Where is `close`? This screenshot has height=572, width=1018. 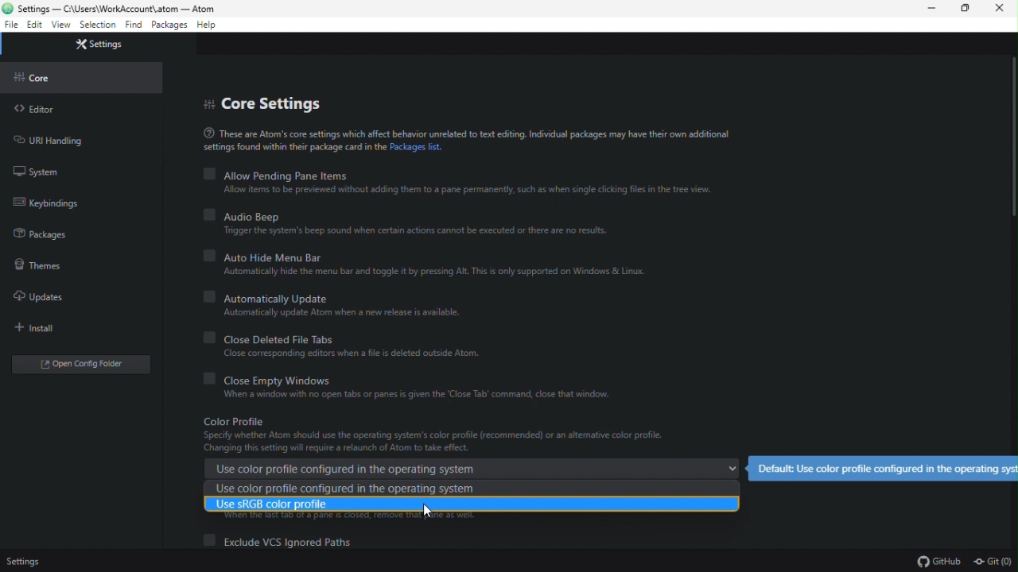
close is located at coordinates (1003, 11).